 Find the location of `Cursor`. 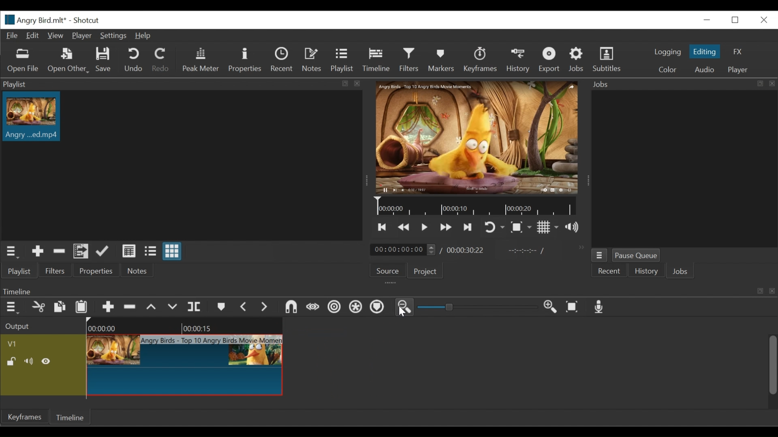

Cursor is located at coordinates (402, 312).